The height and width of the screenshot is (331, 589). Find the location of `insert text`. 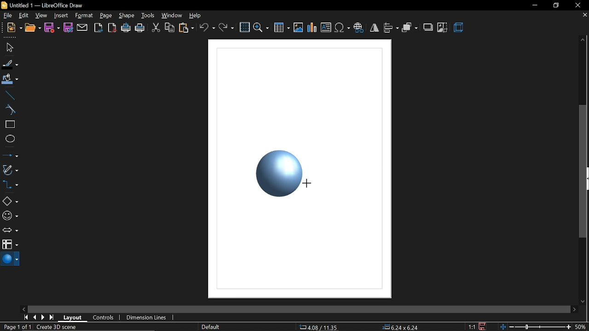

insert text is located at coordinates (326, 28).